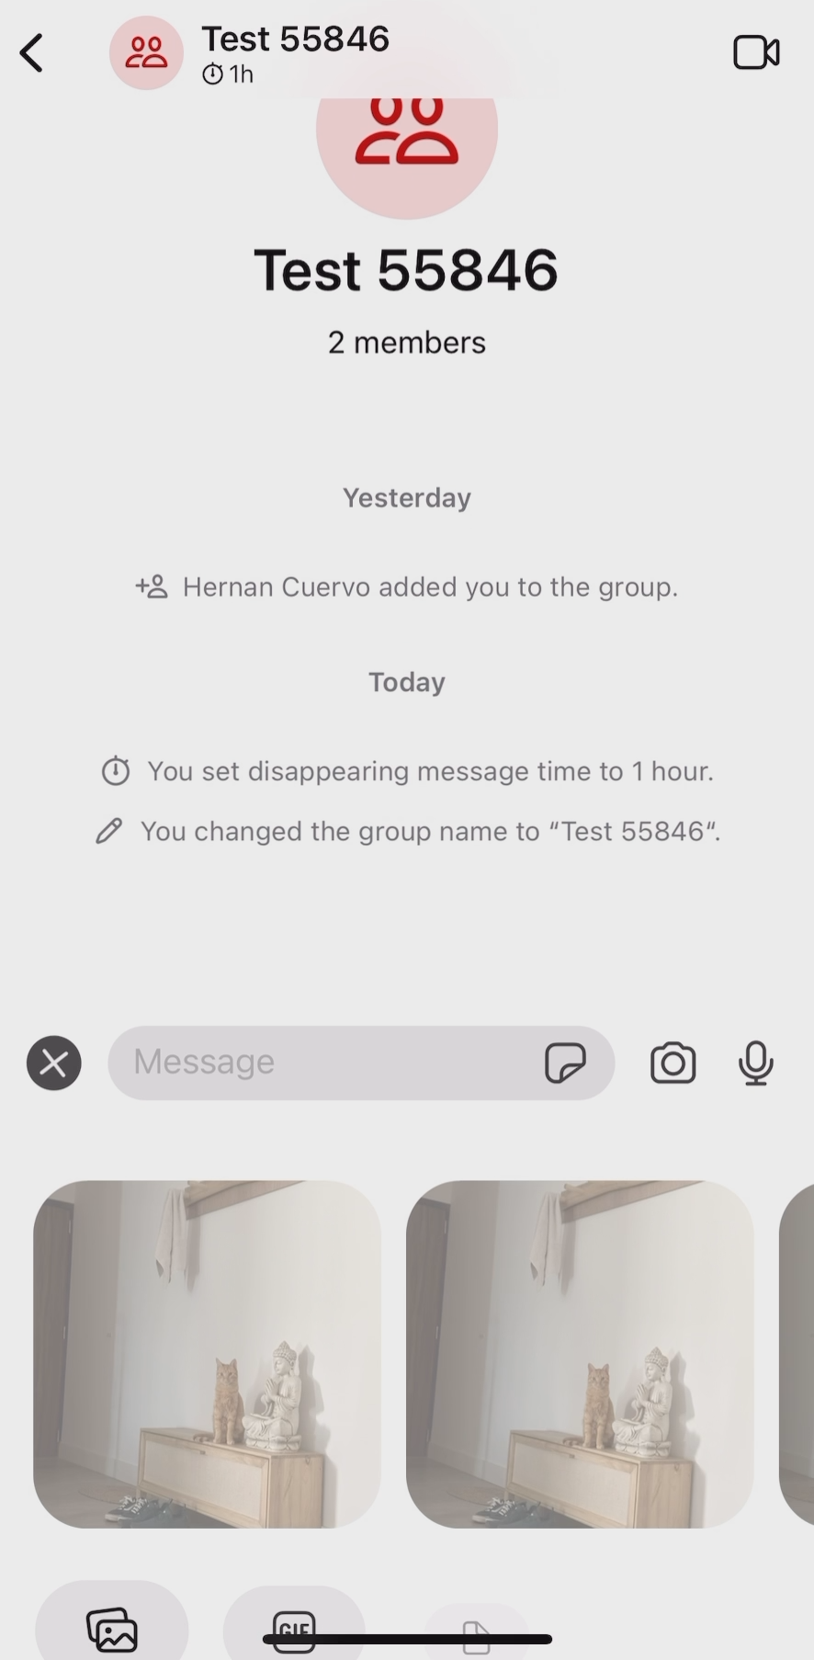 Image resolution: width=814 pixels, height=1660 pixels. I want to click on name of the group, so click(254, 50).